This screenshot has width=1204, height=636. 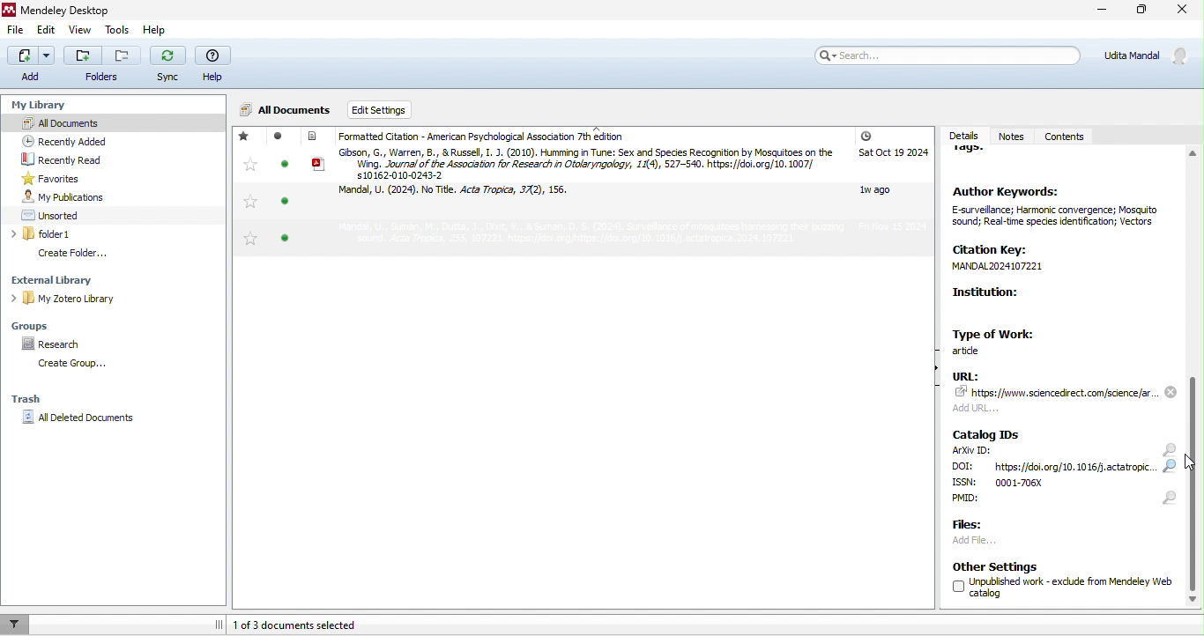 What do you see at coordinates (1171, 474) in the screenshot?
I see `search` at bounding box center [1171, 474].